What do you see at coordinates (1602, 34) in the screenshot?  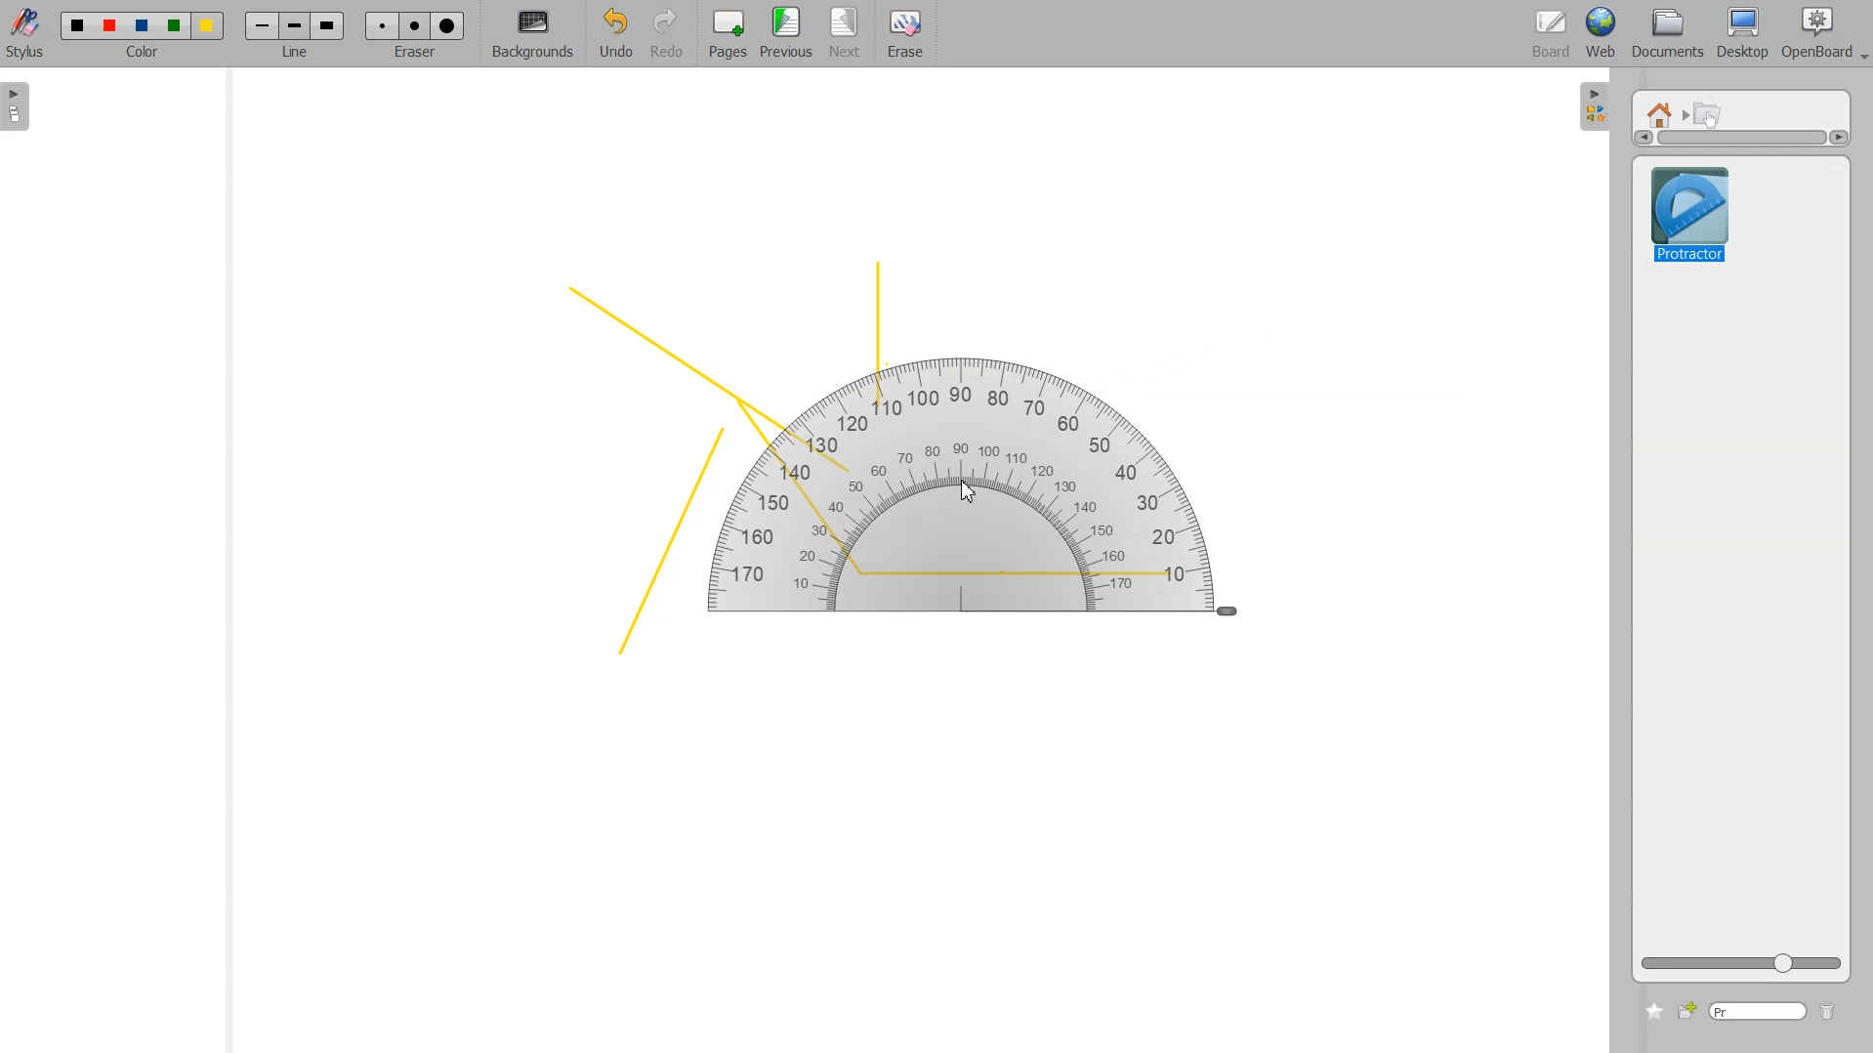 I see `Web` at bounding box center [1602, 34].